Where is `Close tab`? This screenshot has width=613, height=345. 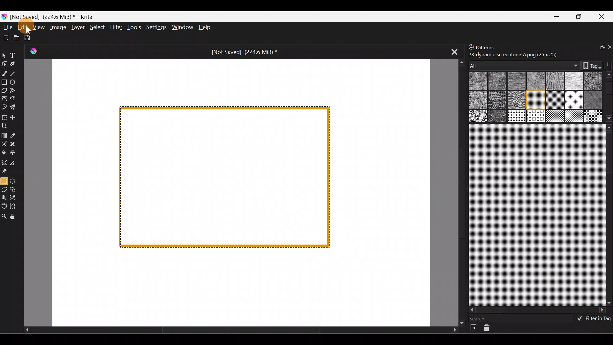 Close tab is located at coordinates (452, 52).